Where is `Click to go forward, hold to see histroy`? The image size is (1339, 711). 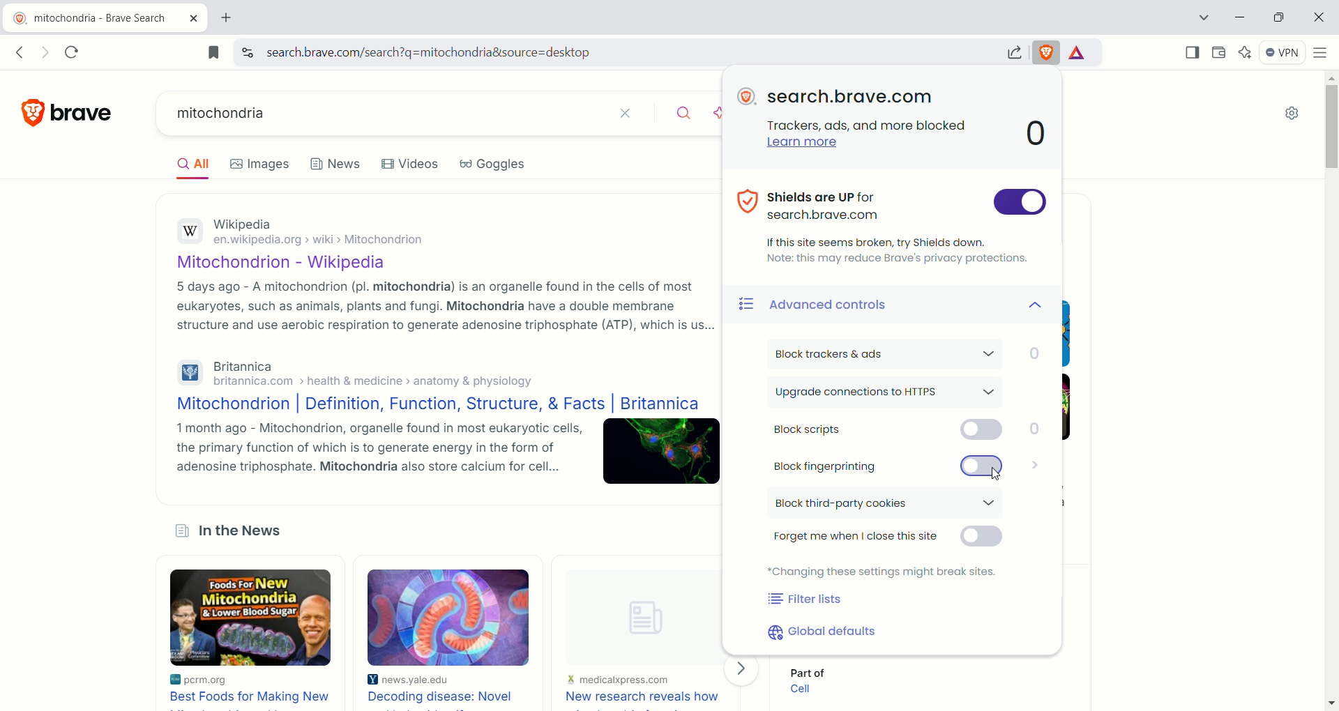 Click to go forward, hold to see histroy is located at coordinates (47, 52).